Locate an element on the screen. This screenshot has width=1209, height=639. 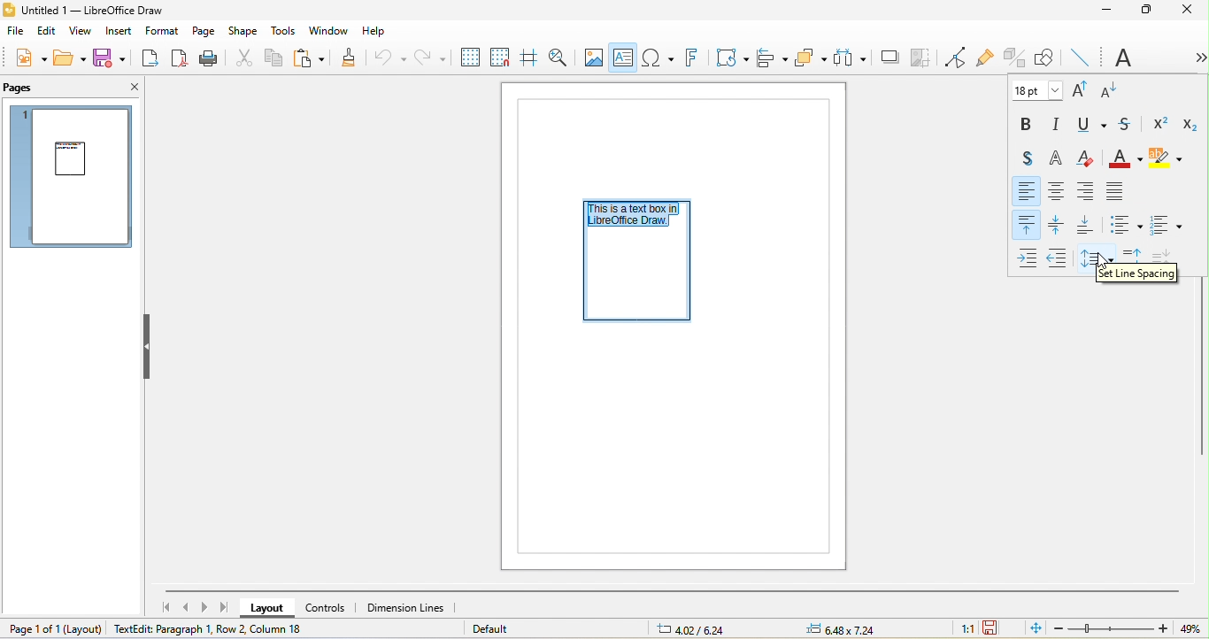
help is located at coordinates (375, 33).